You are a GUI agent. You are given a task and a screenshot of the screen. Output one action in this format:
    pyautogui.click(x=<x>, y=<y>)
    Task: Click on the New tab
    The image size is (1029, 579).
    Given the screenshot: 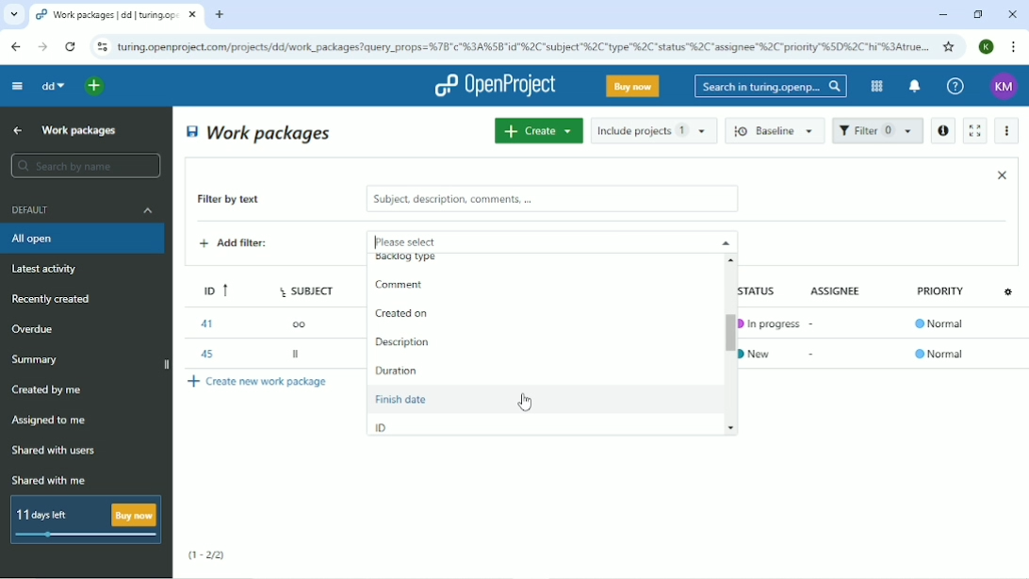 What is the action you would take?
    pyautogui.click(x=220, y=15)
    